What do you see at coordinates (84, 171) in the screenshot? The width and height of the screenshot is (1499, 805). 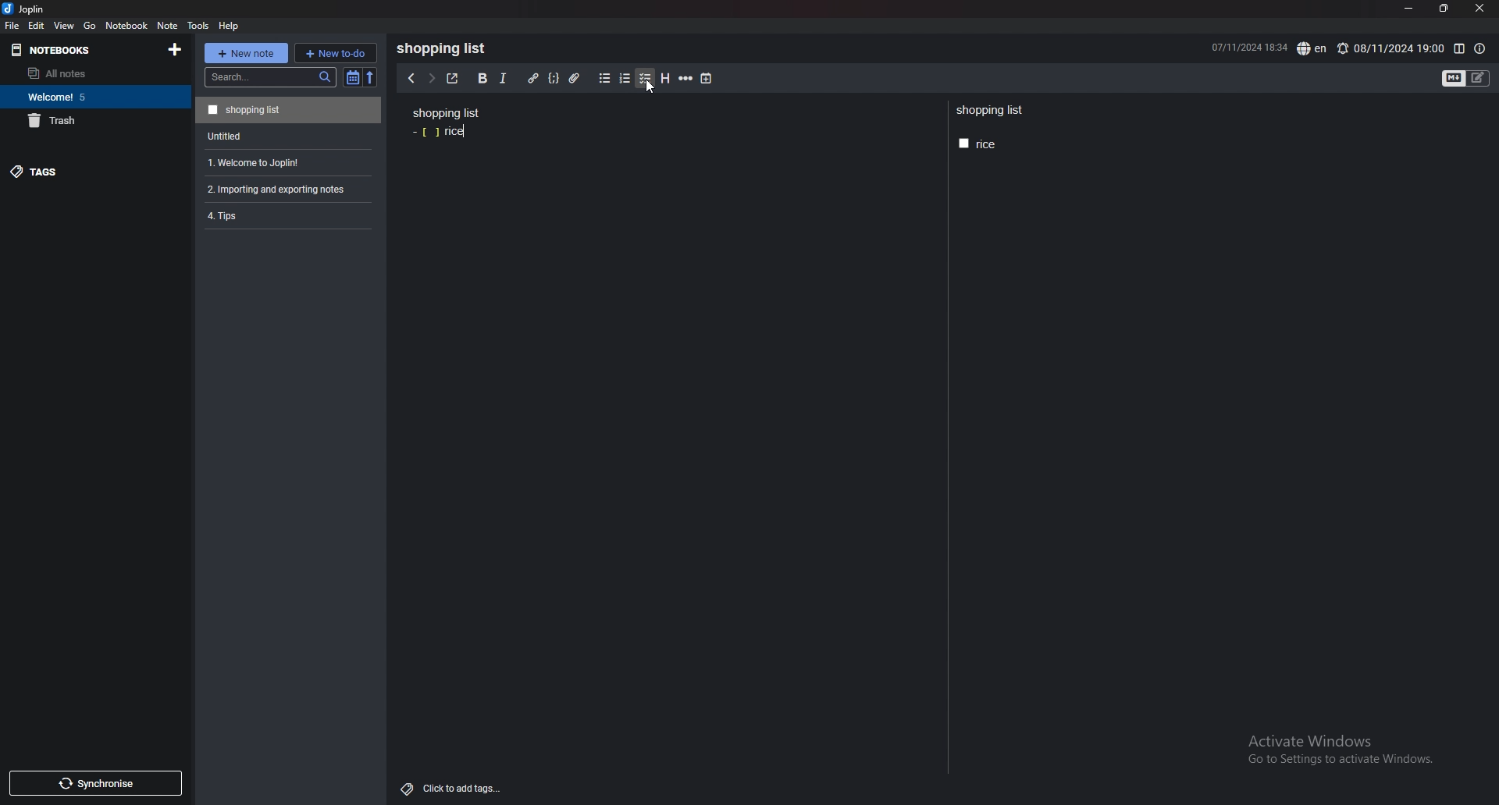 I see `tags` at bounding box center [84, 171].